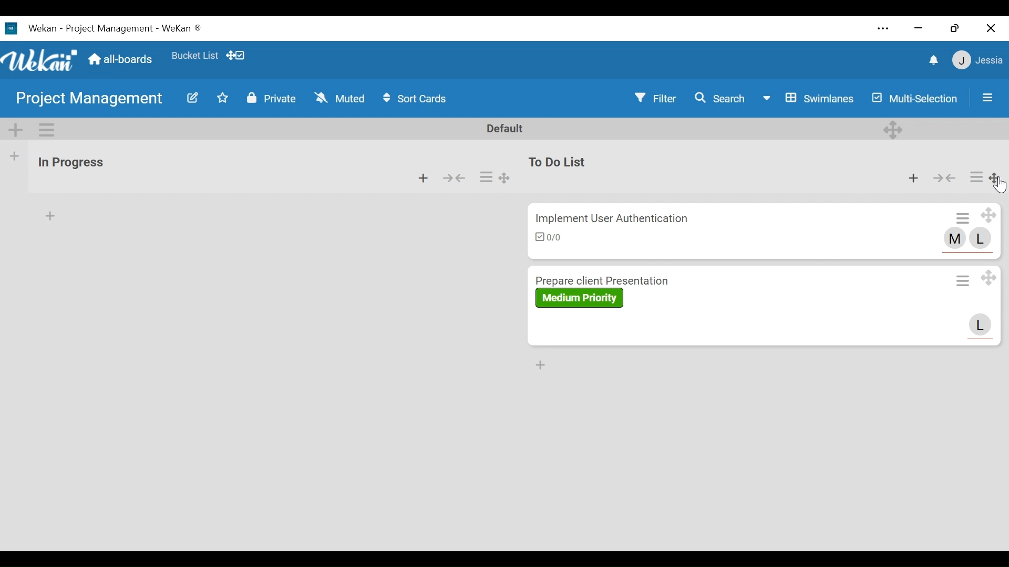  What do you see at coordinates (913, 178) in the screenshot?
I see `Add card to the top of list` at bounding box center [913, 178].